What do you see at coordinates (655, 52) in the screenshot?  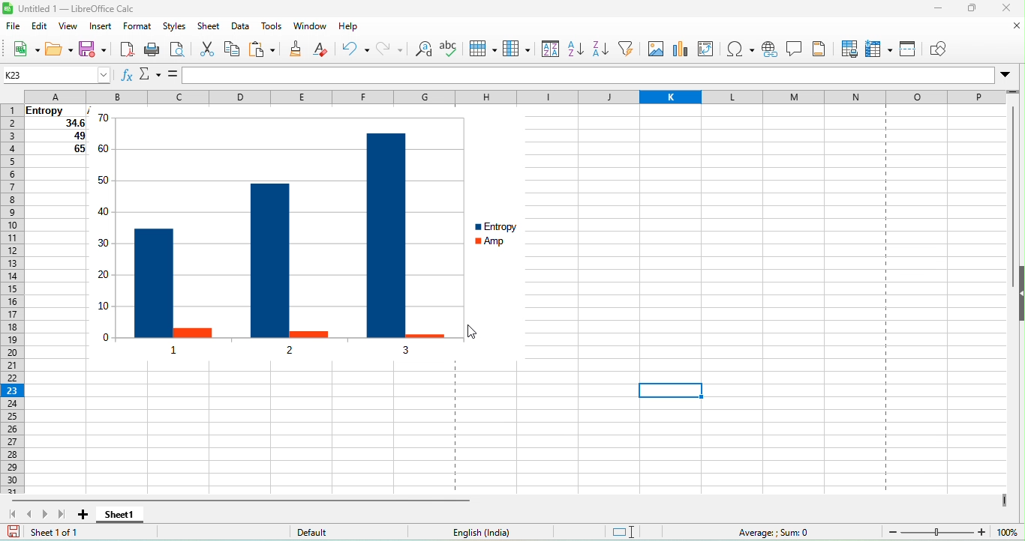 I see `image` at bounding box center [655, 52].